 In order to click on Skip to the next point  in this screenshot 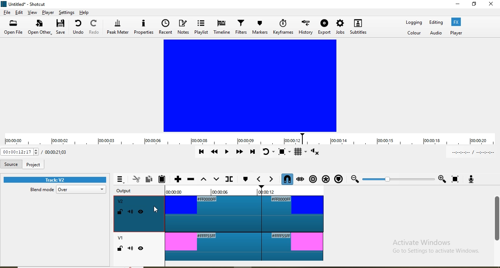, I will do `click(251, 152)`.